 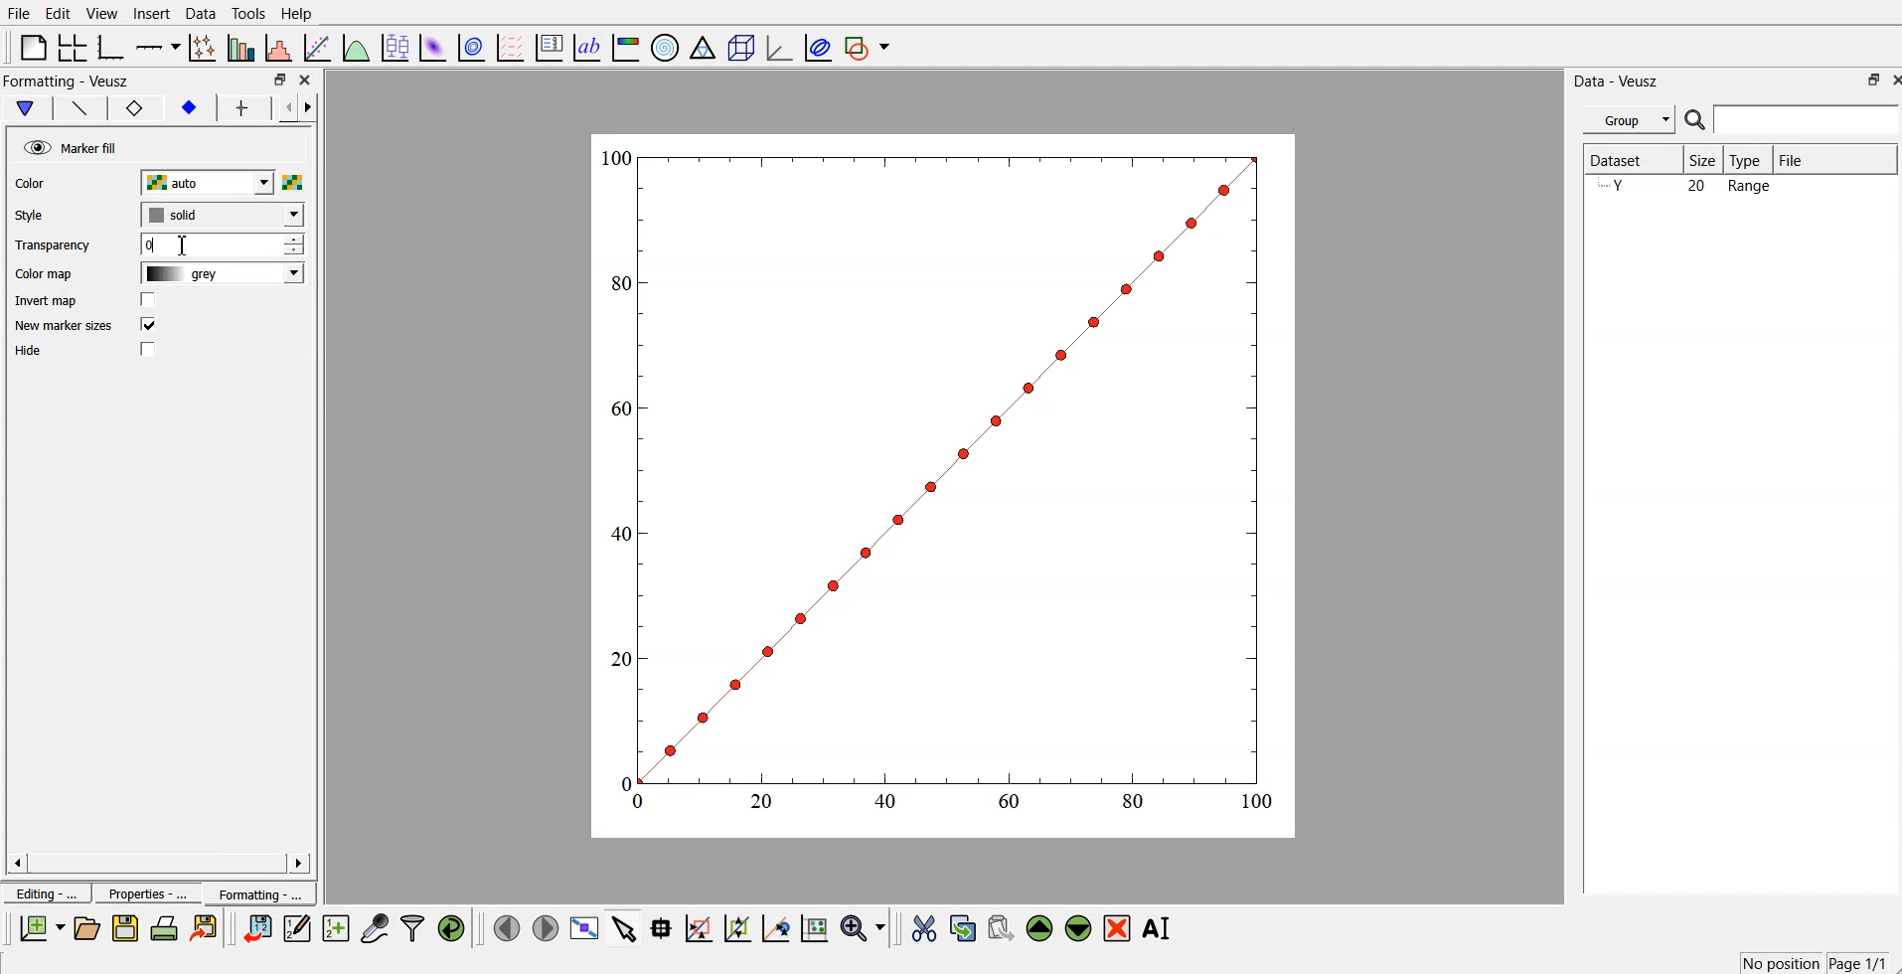 I want to click on paste, so click(x=1002, y=925).